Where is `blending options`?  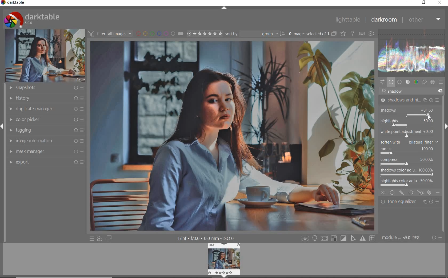 blending options is located at coordinates (438, 193).